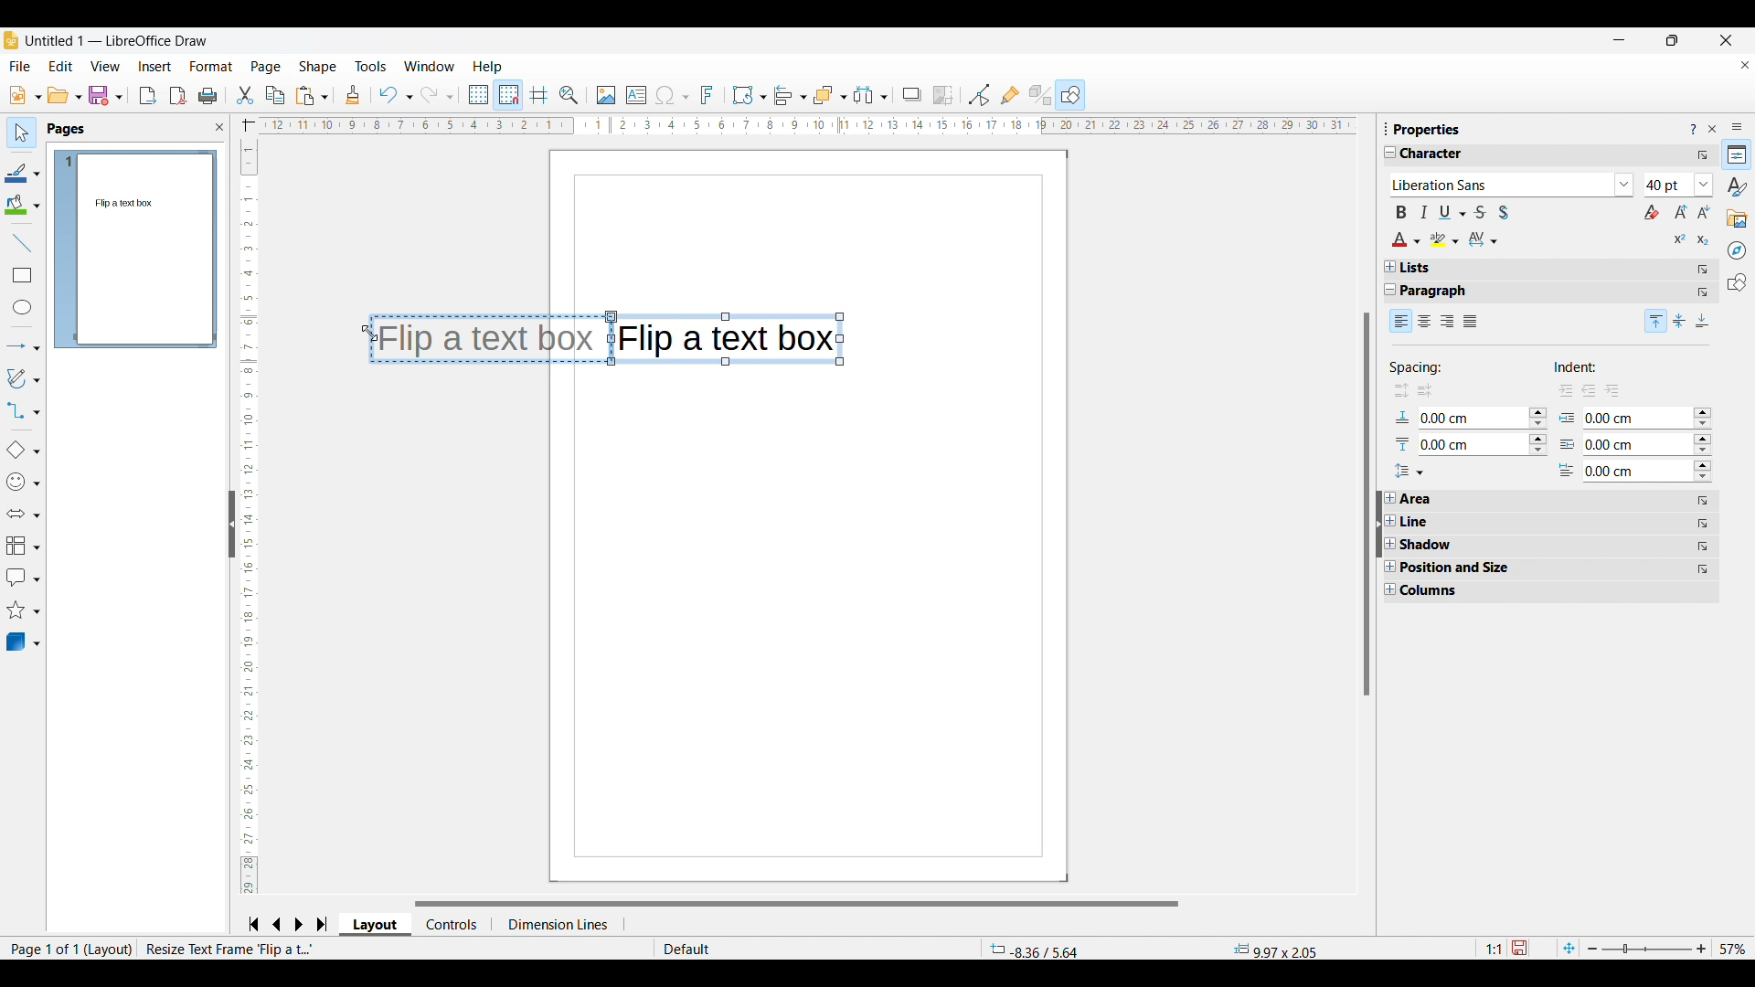 The image size is (1755, 987). I want to click on Lines and arrow options, so click(23, 347).